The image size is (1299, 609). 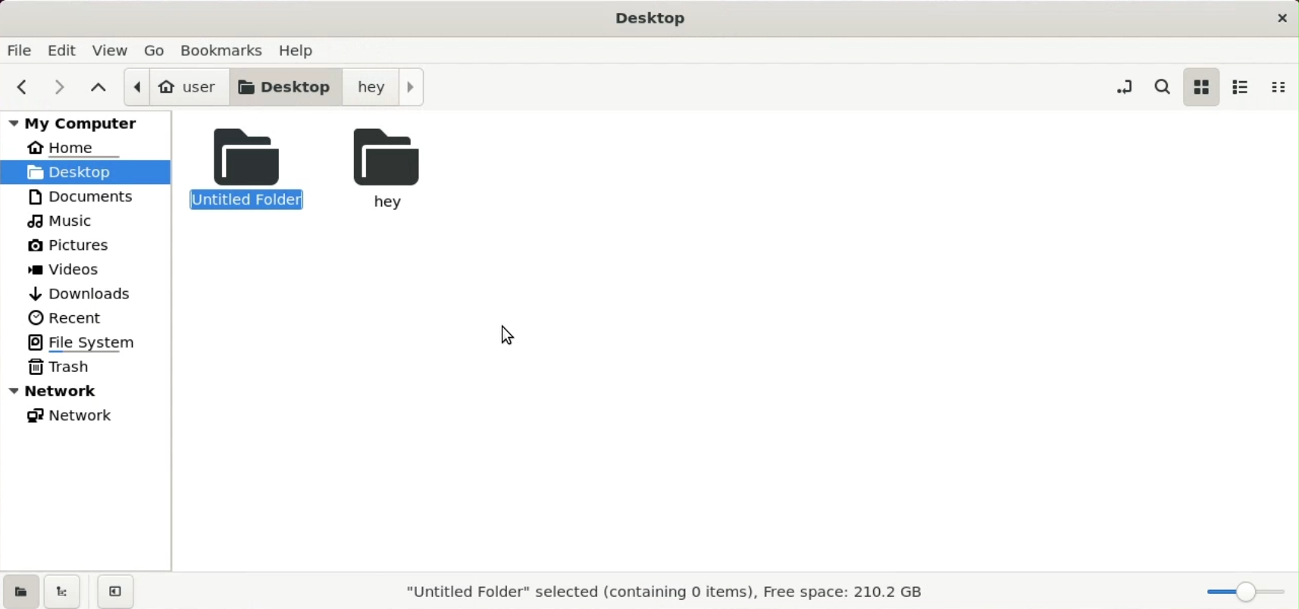 What do you see at coordinates (508, 337) in the screenshot?
I see `cursor` at bounding box center [508, 337].